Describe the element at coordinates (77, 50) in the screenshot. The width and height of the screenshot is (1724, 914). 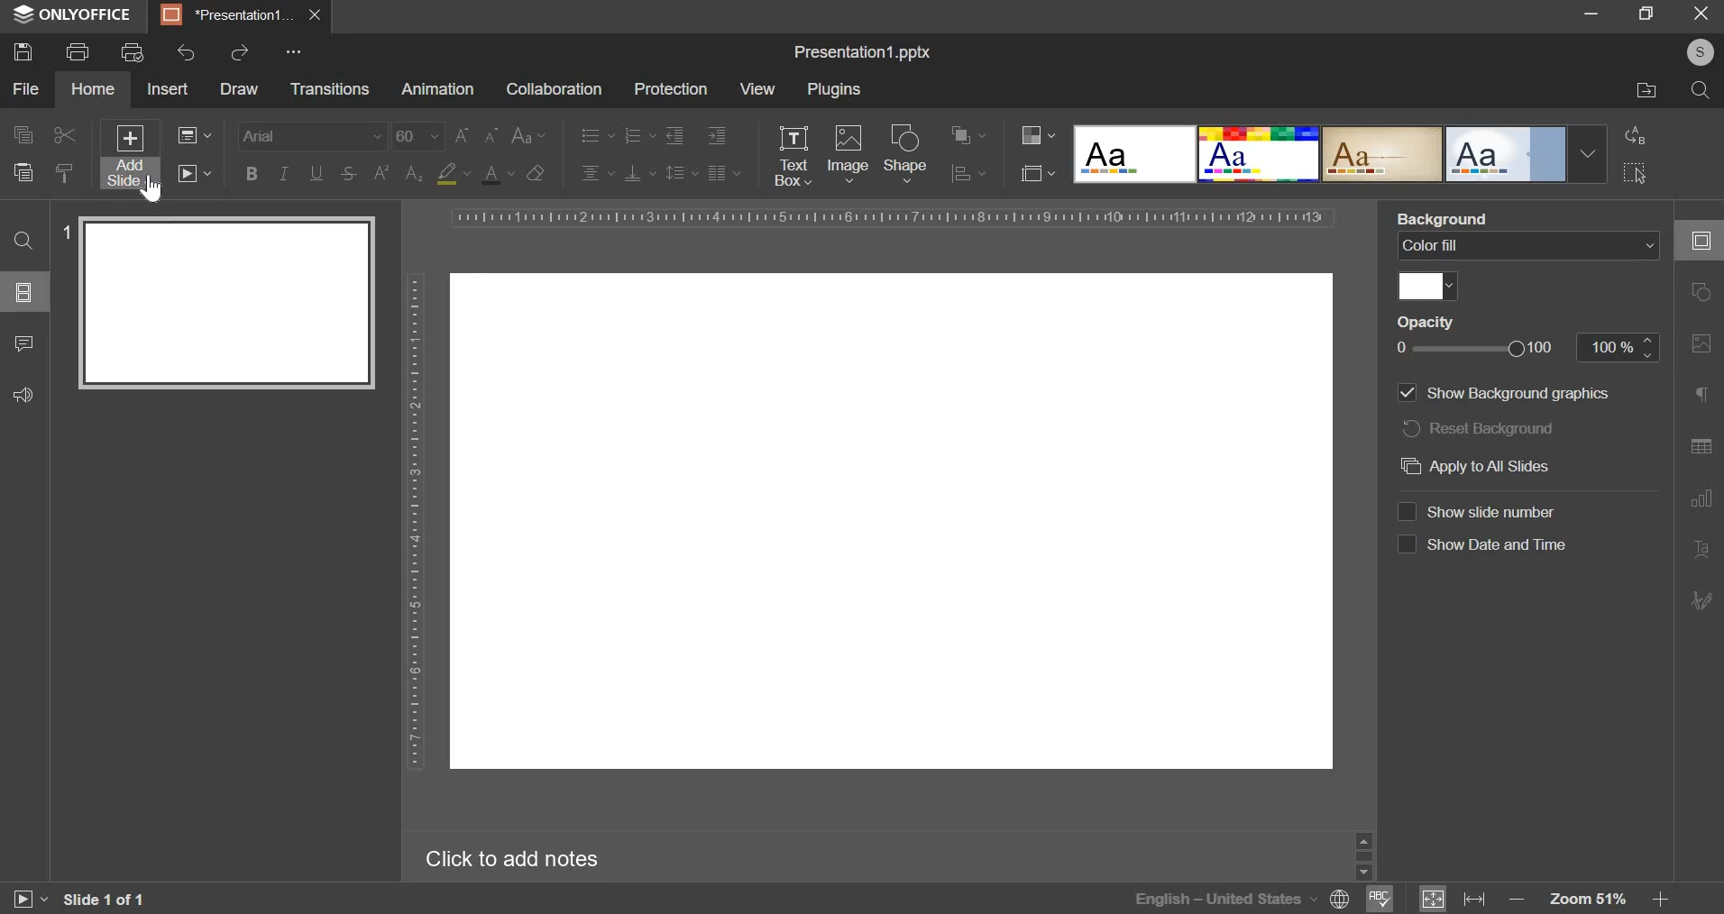
I see `print` at that location.